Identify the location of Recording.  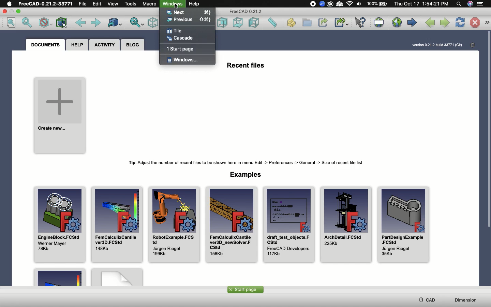
(311, 4).